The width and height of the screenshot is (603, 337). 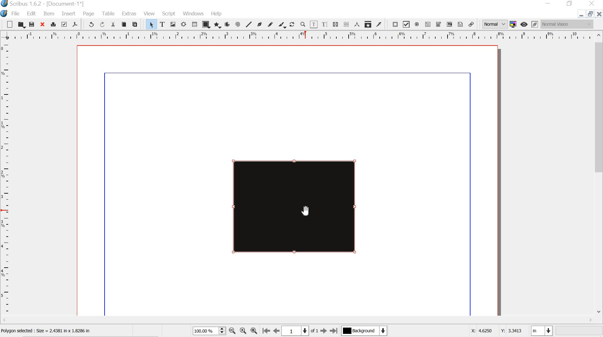 I want to click on bezier curve, so click(x=260, y=24).